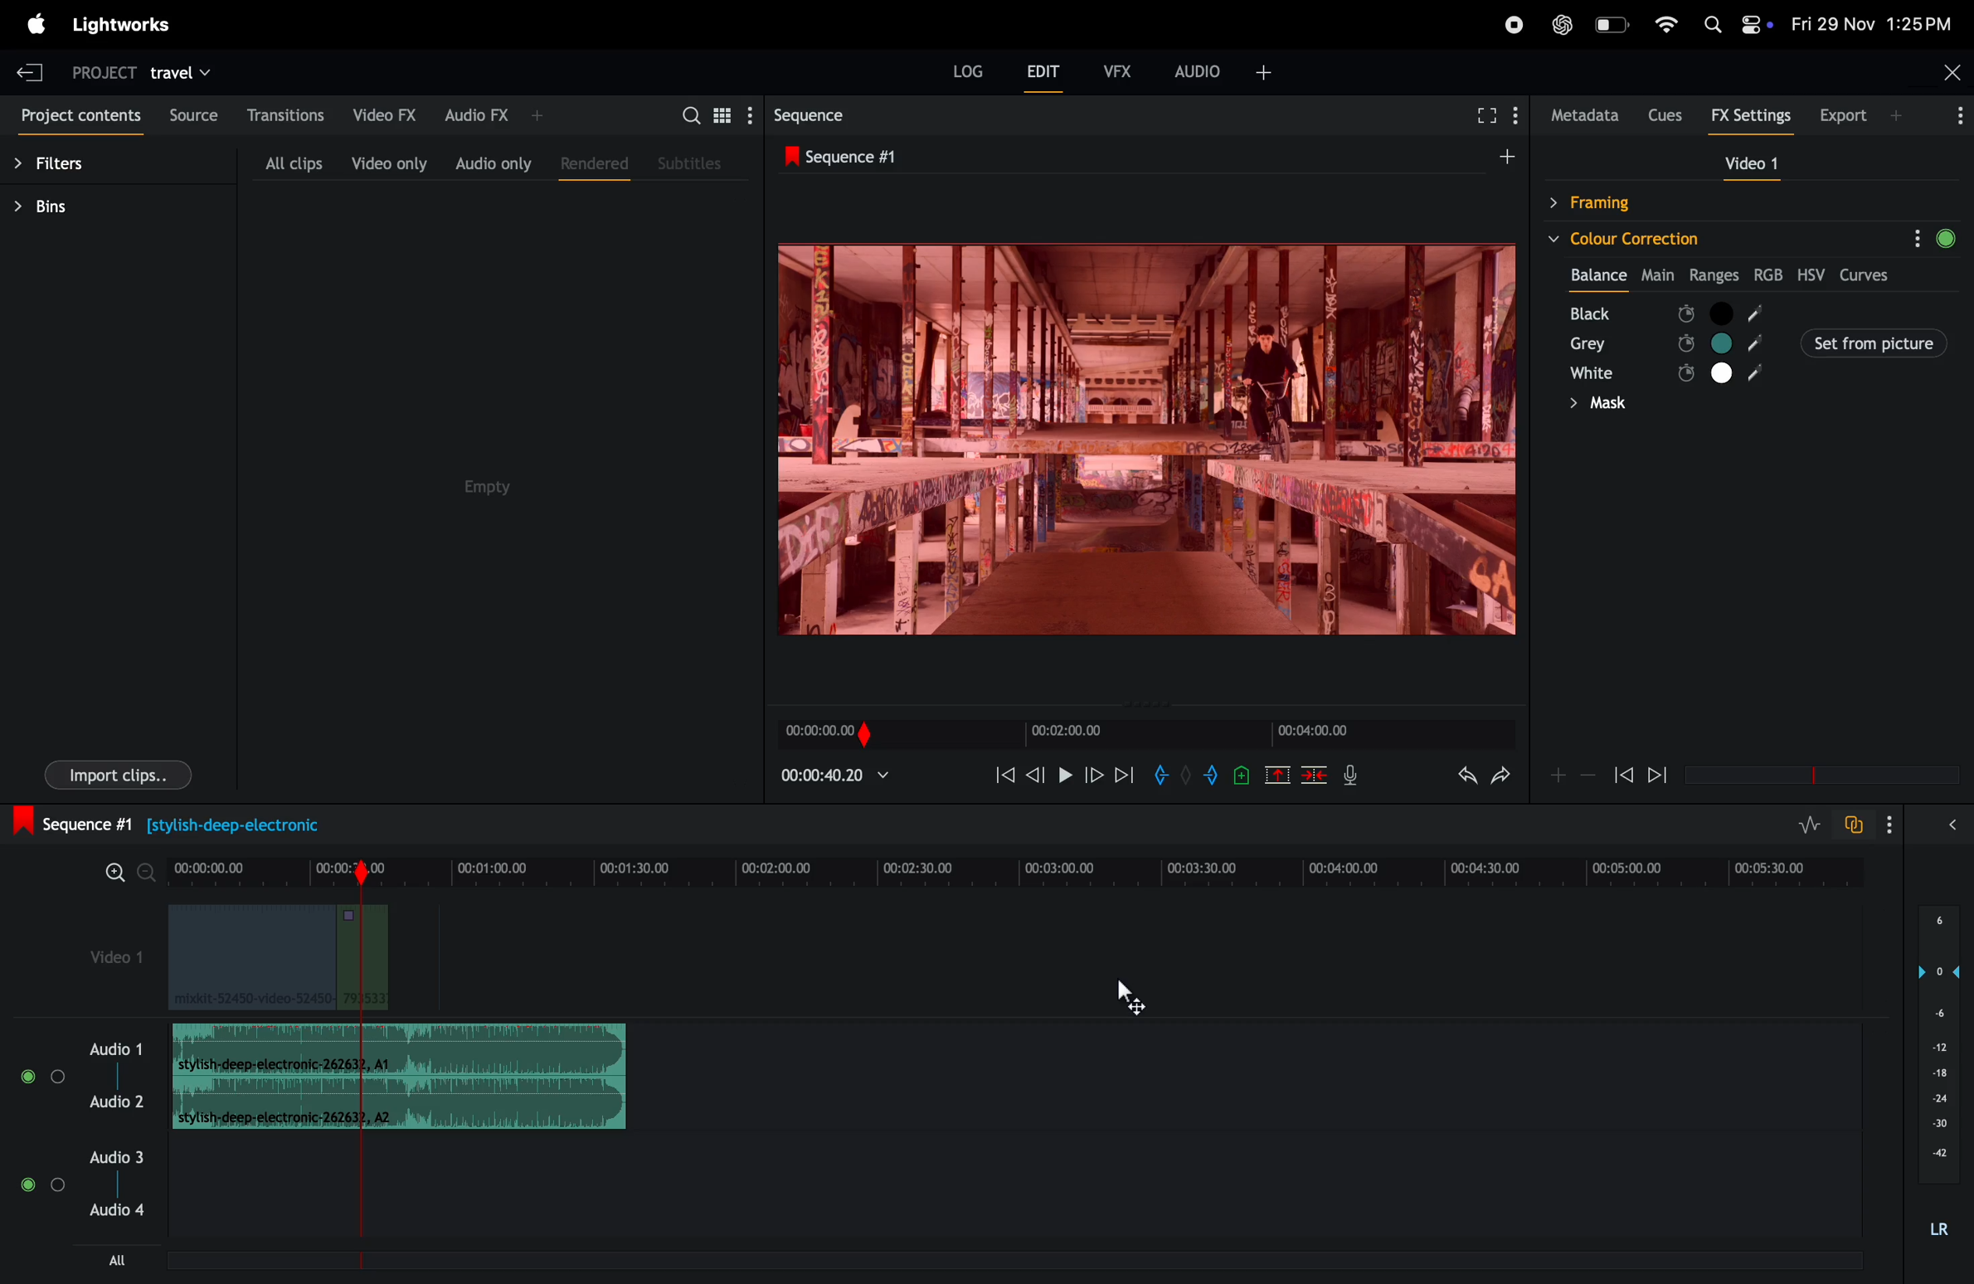  What do you see at coordinates (1665, 114) in the screenshot?
I see `cues` at bounding box center [1665, 114].